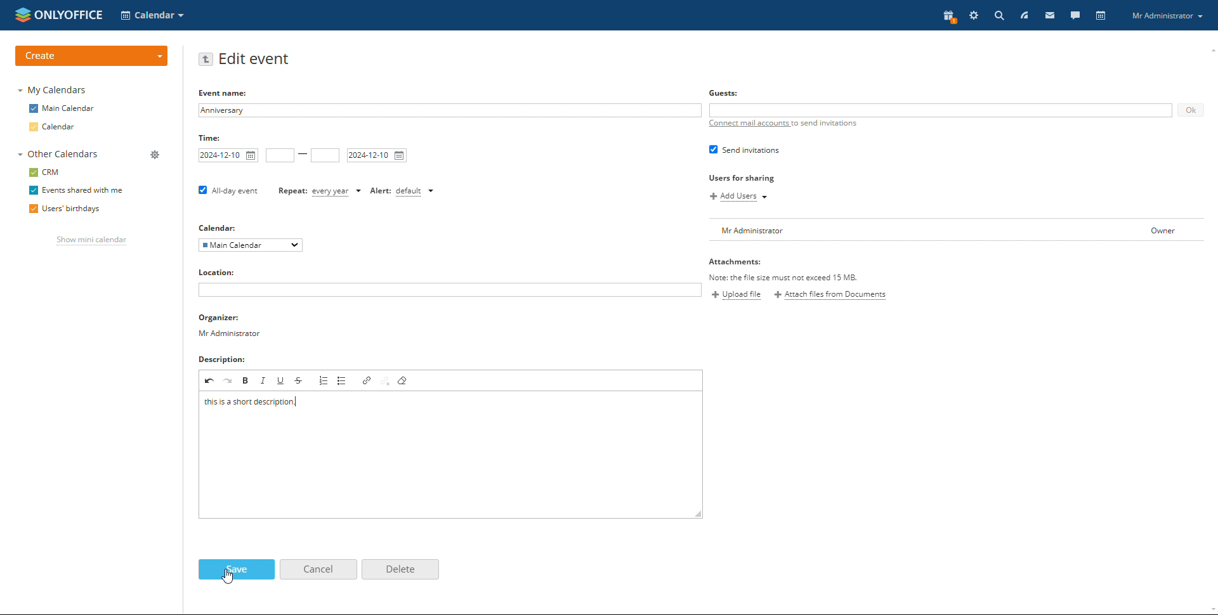  What do you see at coordinates (449, 290) in the screenshot?
I see `add location` at bounding box center [449, 290].